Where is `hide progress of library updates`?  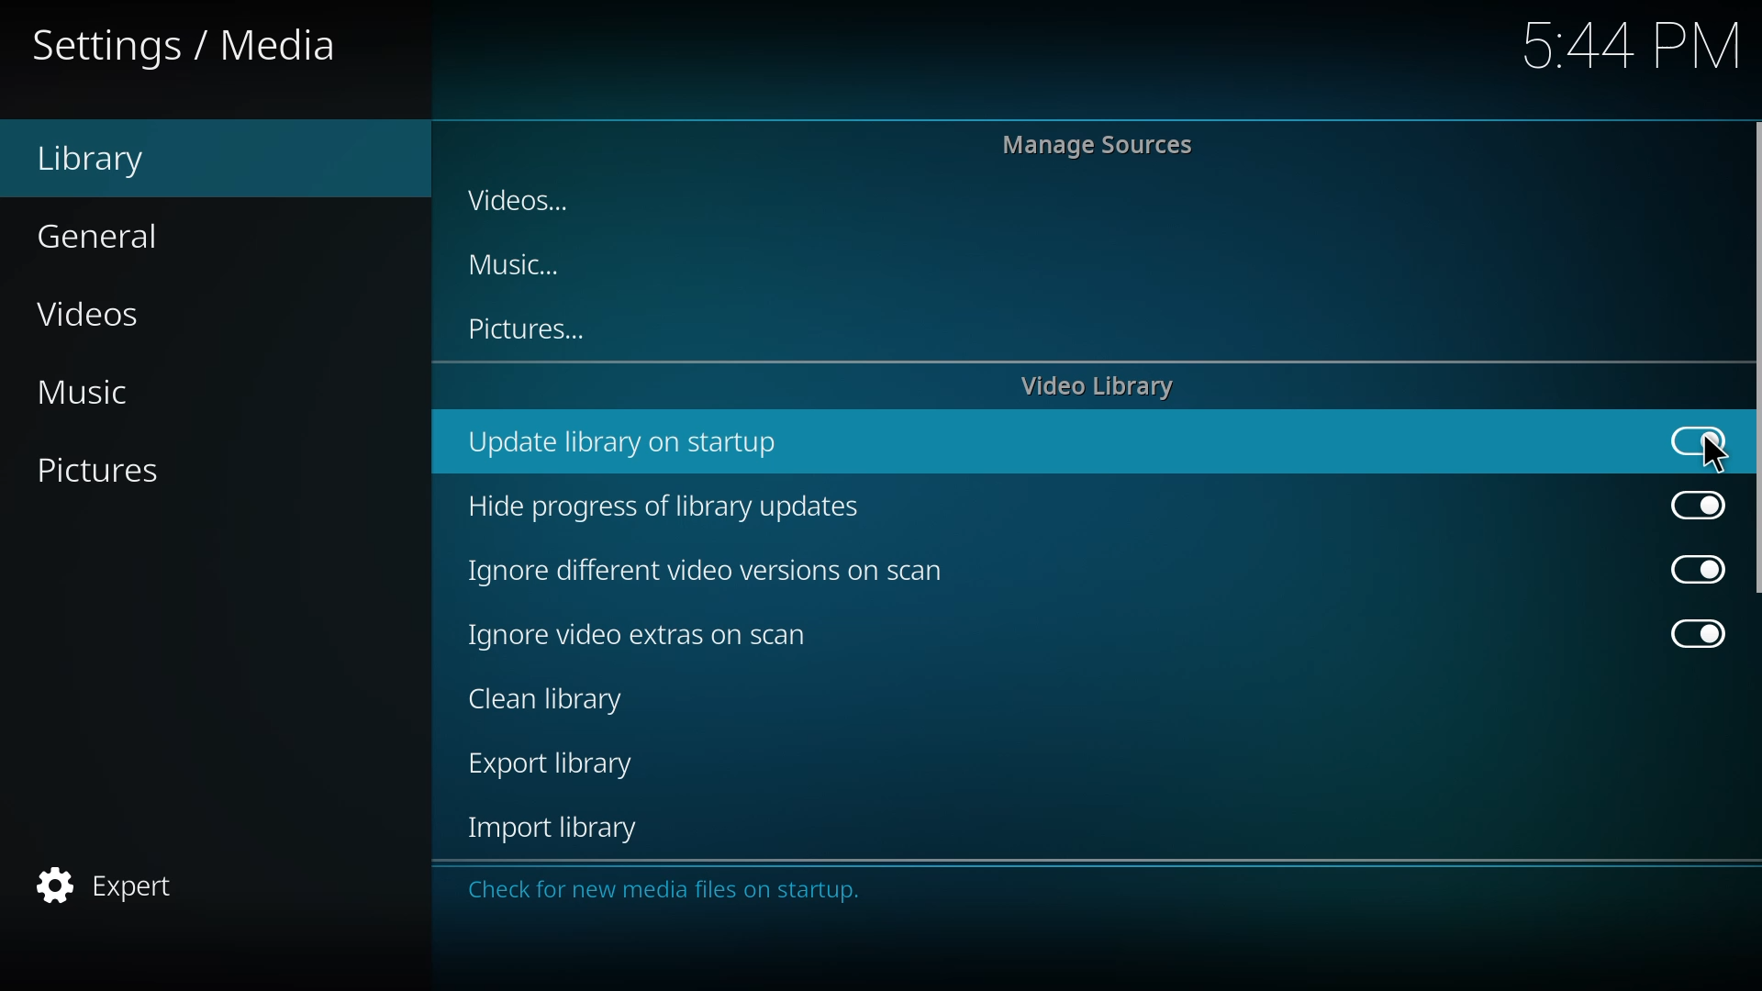 hide progress of library updates is located at coordinates (678, 510).